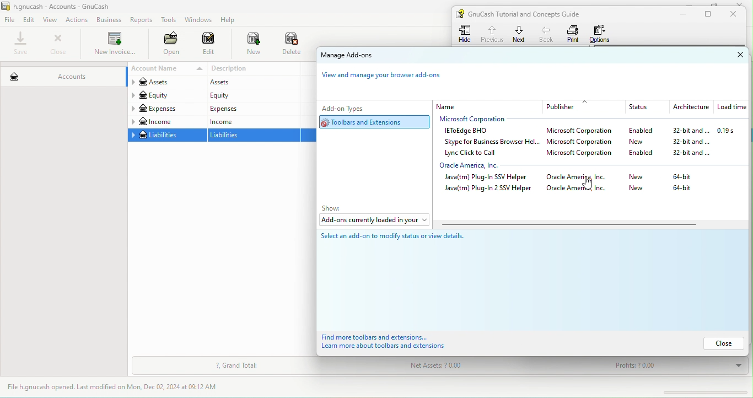 The width and height of the screenshot is (753, 398). Describe the element at coordinates (547, 34) in the screenshot. I see `back` at that location.